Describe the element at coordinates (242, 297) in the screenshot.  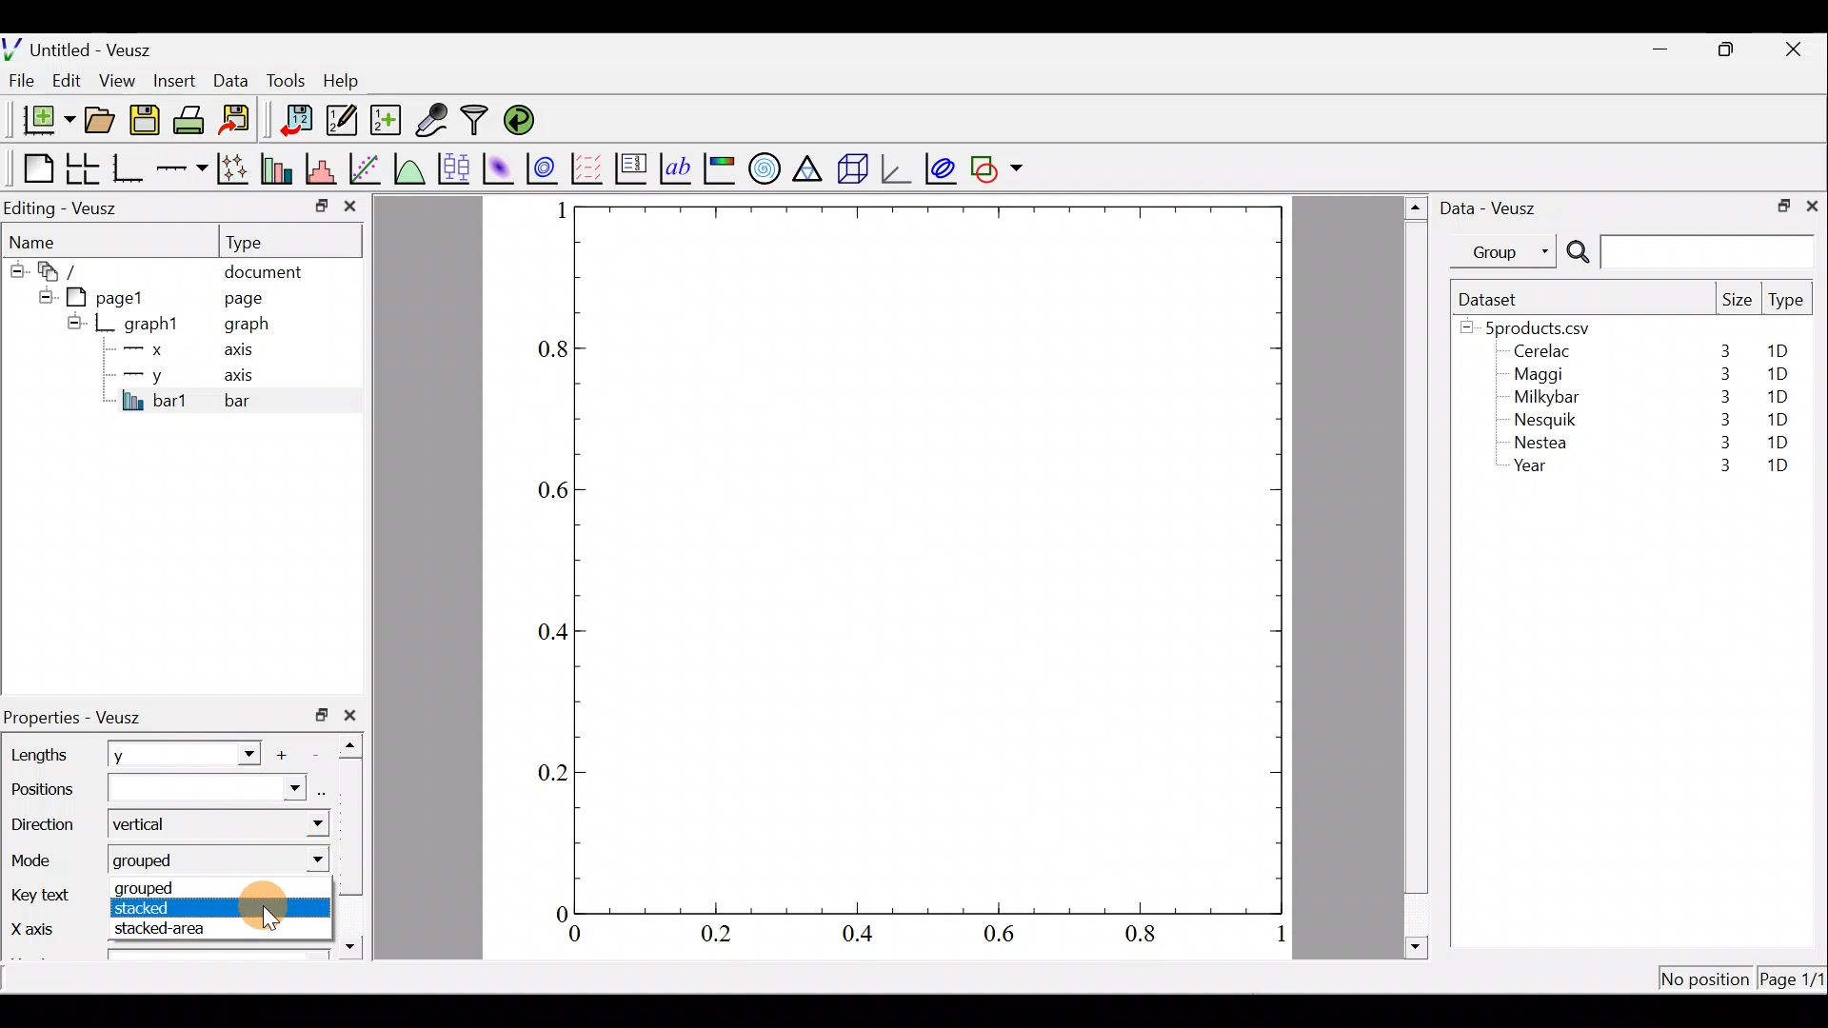
I see `page` at that location.